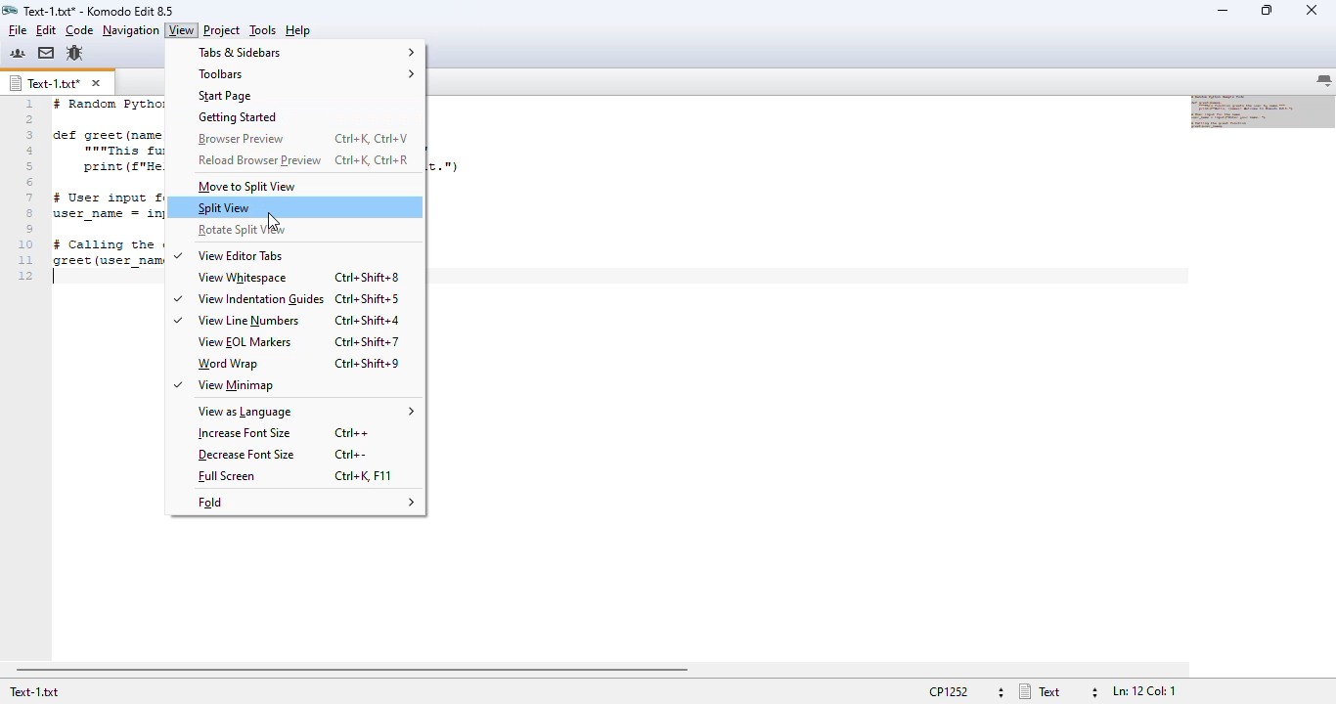 This screenshot has width=1336, height=704. I want to click on shortcut for view indentation guides, so click(368, 299).